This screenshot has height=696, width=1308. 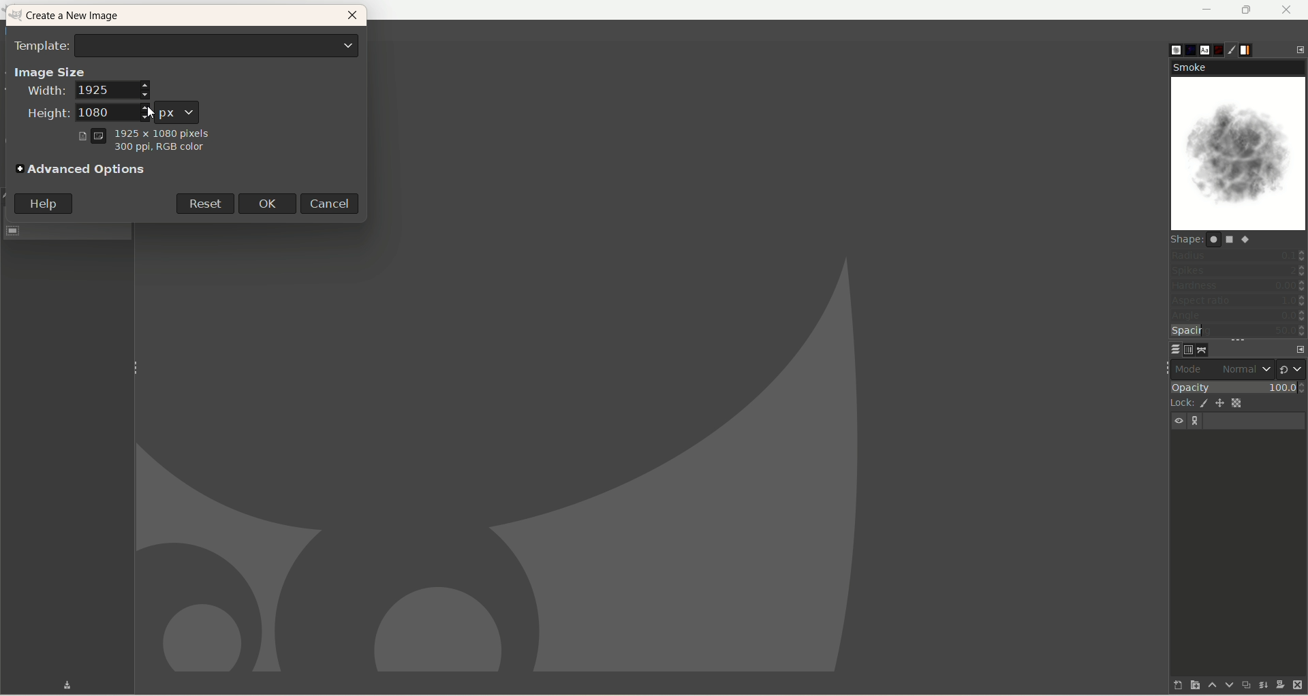 What do you see at coordinates (1296, 347) in the screenshot?
I see `configure this tab` at bounding box center [1296, 347].